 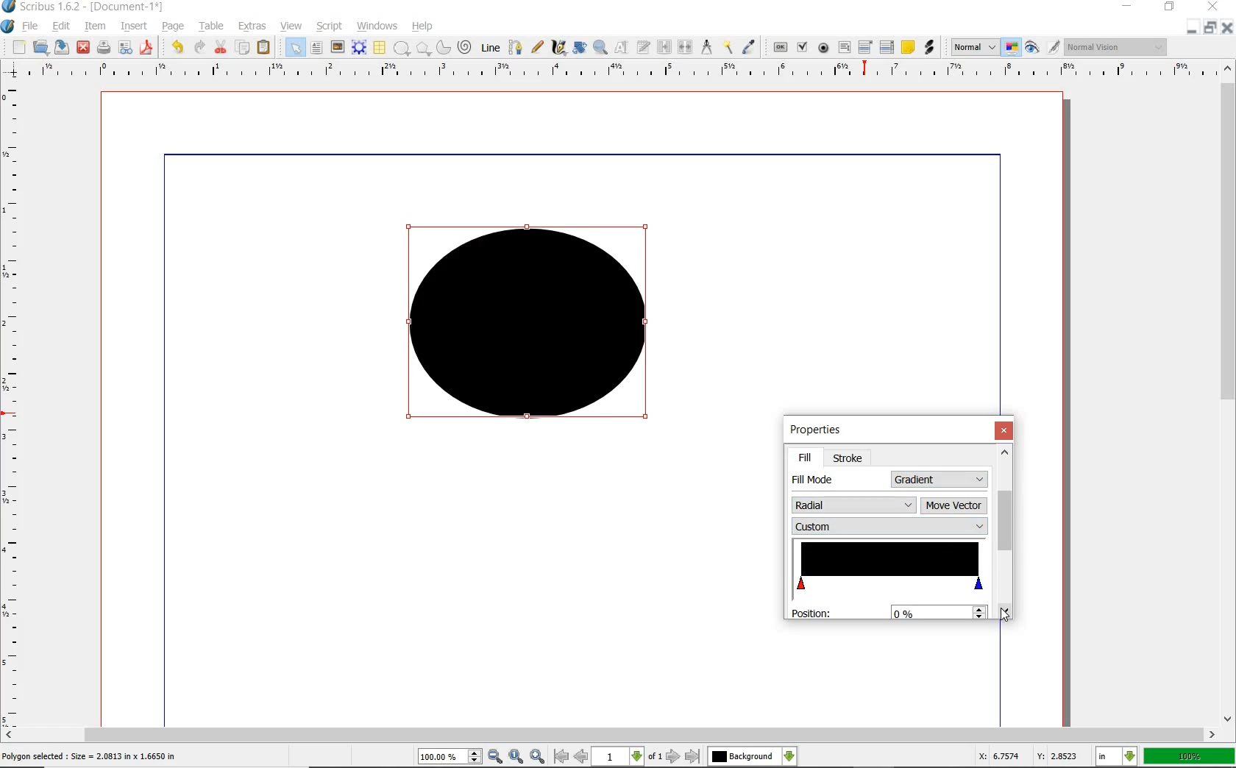 I want to click on scroll up, so click(x=1005, y=452).